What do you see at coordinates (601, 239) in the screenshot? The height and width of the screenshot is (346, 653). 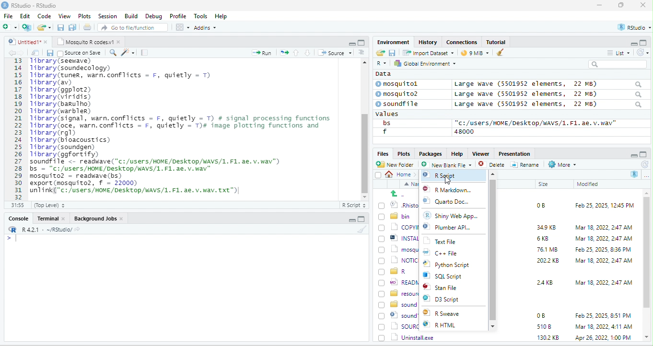 I see `Mar 18, 2022, 2:47 AM` at bounding box center [601, 239].